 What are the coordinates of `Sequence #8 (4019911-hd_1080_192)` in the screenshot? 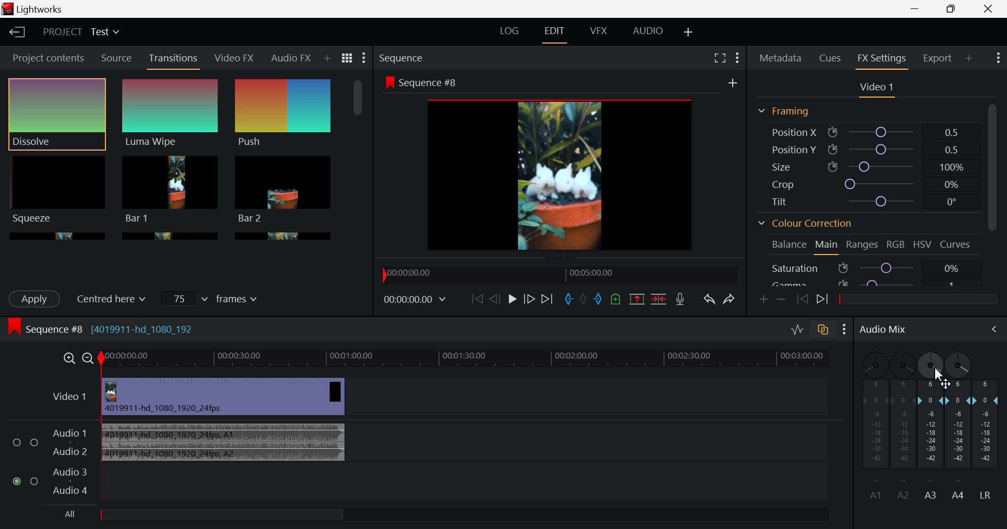 It's located at (104, 329).